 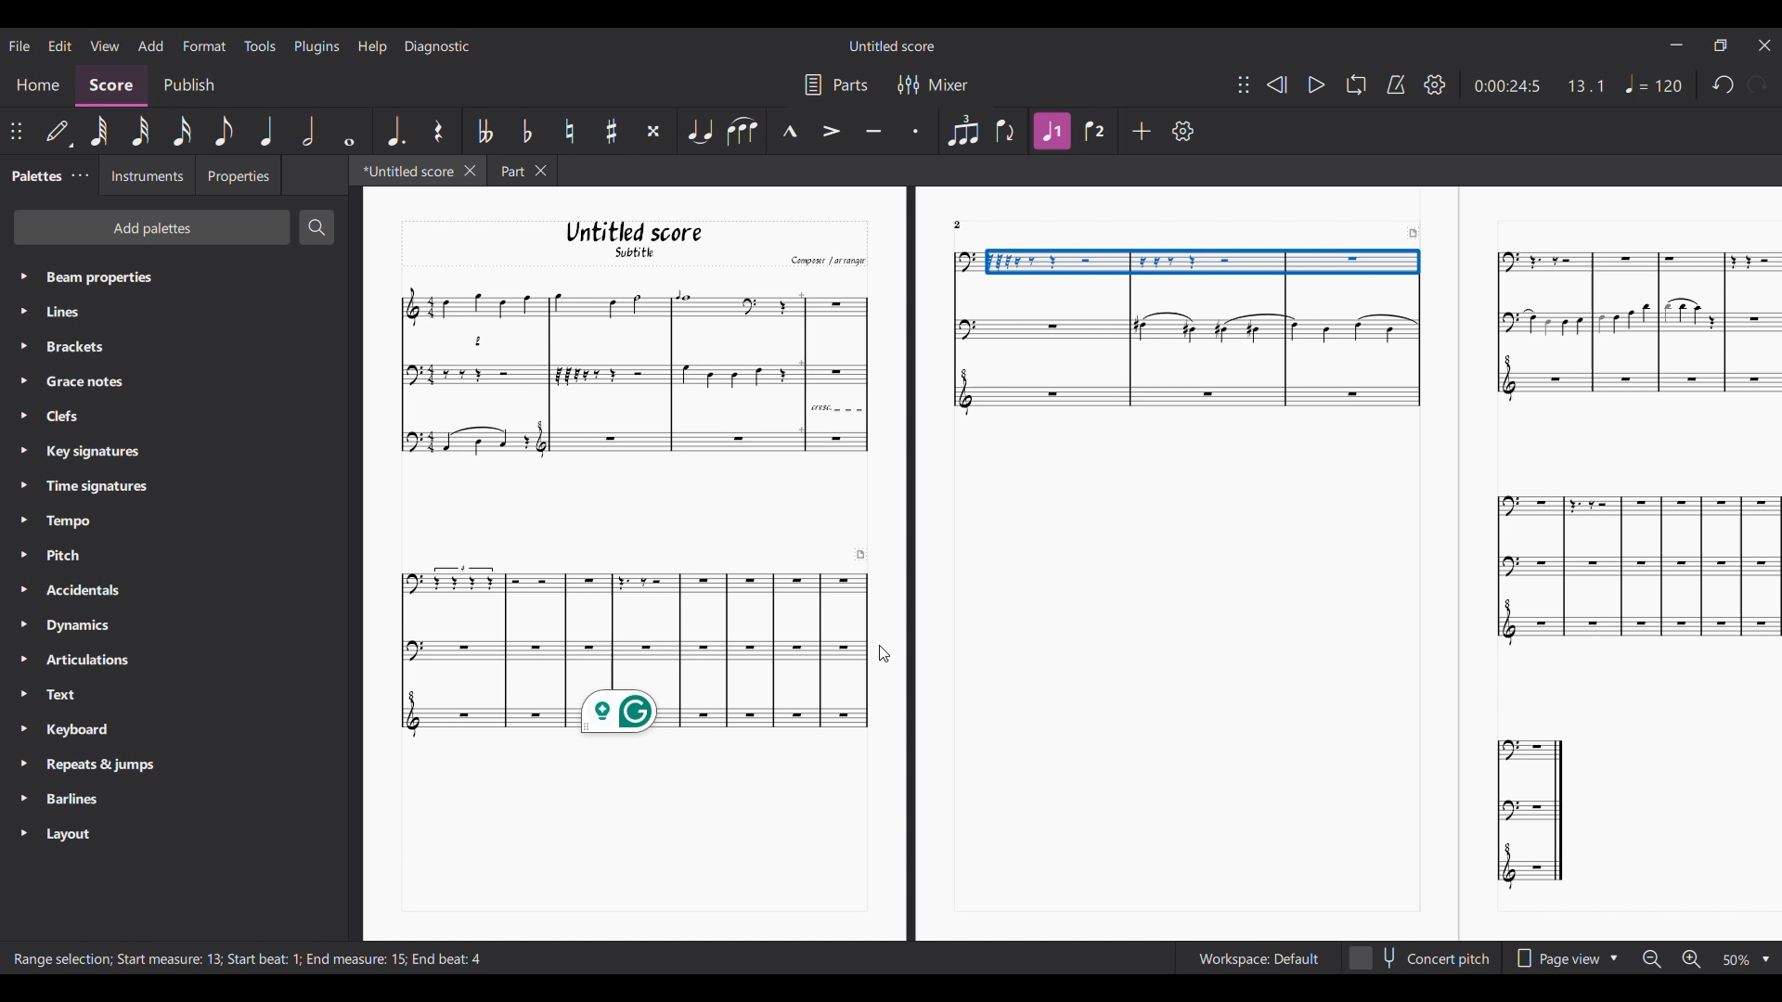 What do you see at coordinates (831, 131) in the screenshot?
I see `Accent` at bounding box center [831, 131].